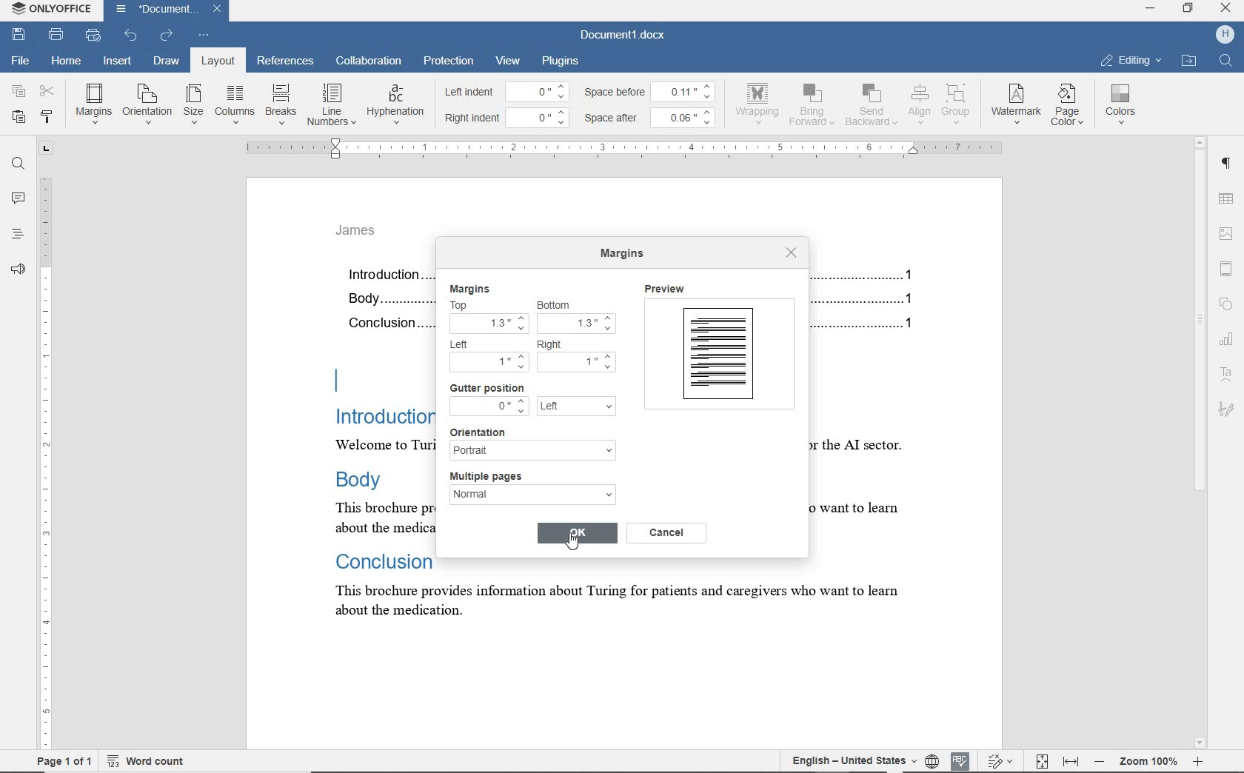  I want to click on file, so click(21, 58).